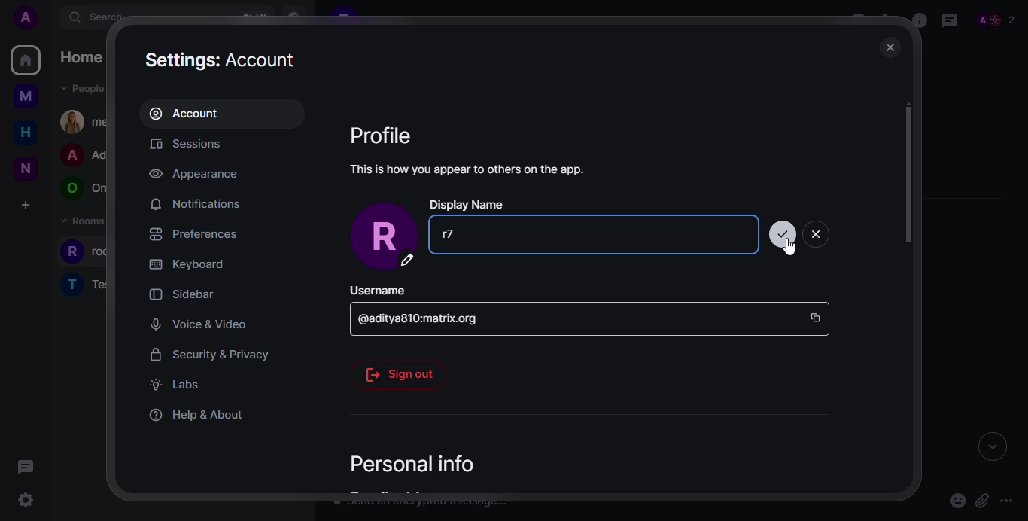 This screenshot has height=521, width=1028. What do you see at coordinates (96, 17) in the screenshot?
I see `search` at bounding box center [96, 17].